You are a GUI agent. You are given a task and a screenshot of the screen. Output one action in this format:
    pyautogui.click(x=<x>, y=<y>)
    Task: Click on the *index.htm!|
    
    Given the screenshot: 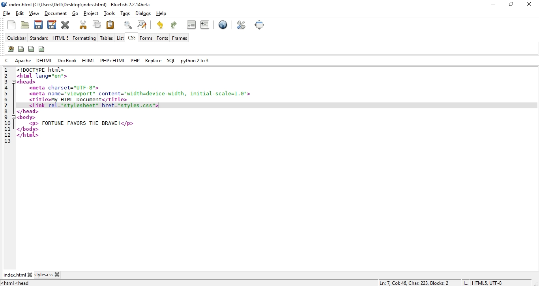 What is the action you would take?
    pyautogui.click(x=16, y=275)
    